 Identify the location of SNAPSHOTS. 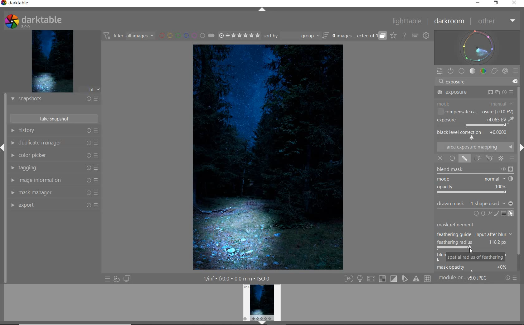
(54, 100).